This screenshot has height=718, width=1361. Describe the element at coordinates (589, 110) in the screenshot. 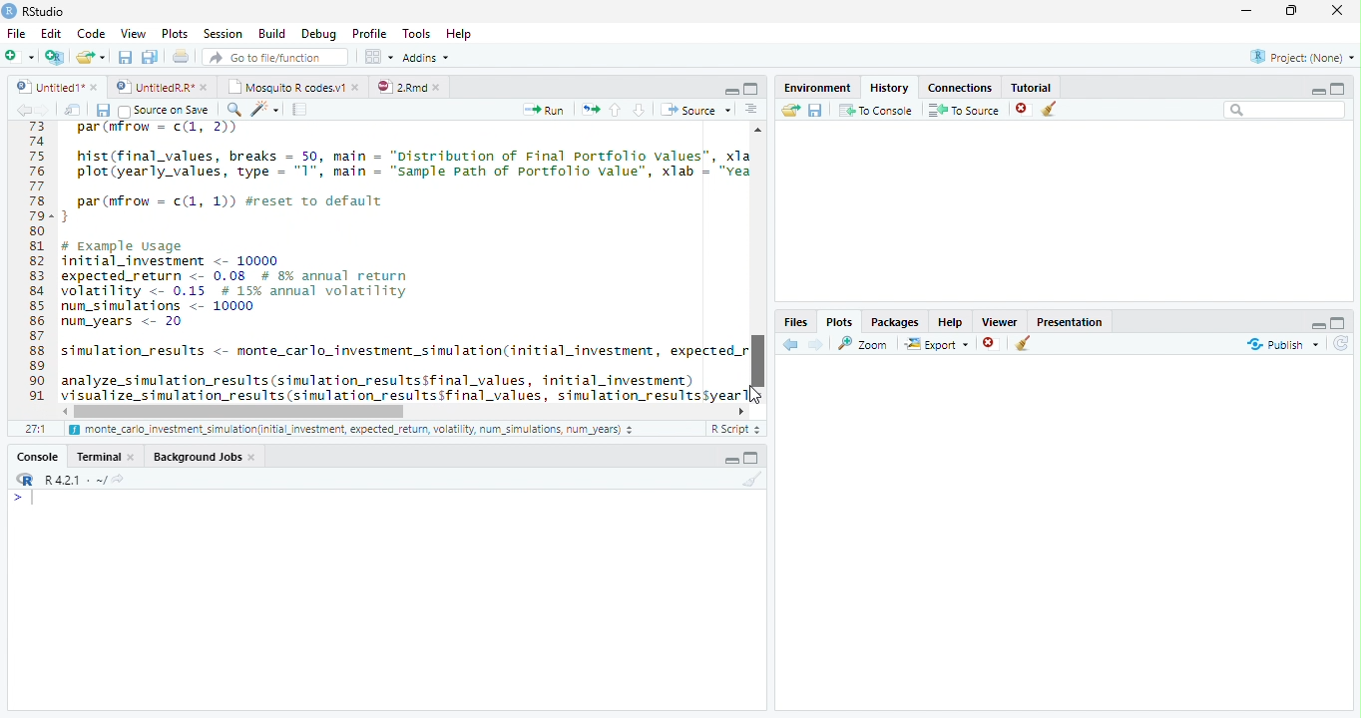

I see `Re-run the previous code region` at that location.